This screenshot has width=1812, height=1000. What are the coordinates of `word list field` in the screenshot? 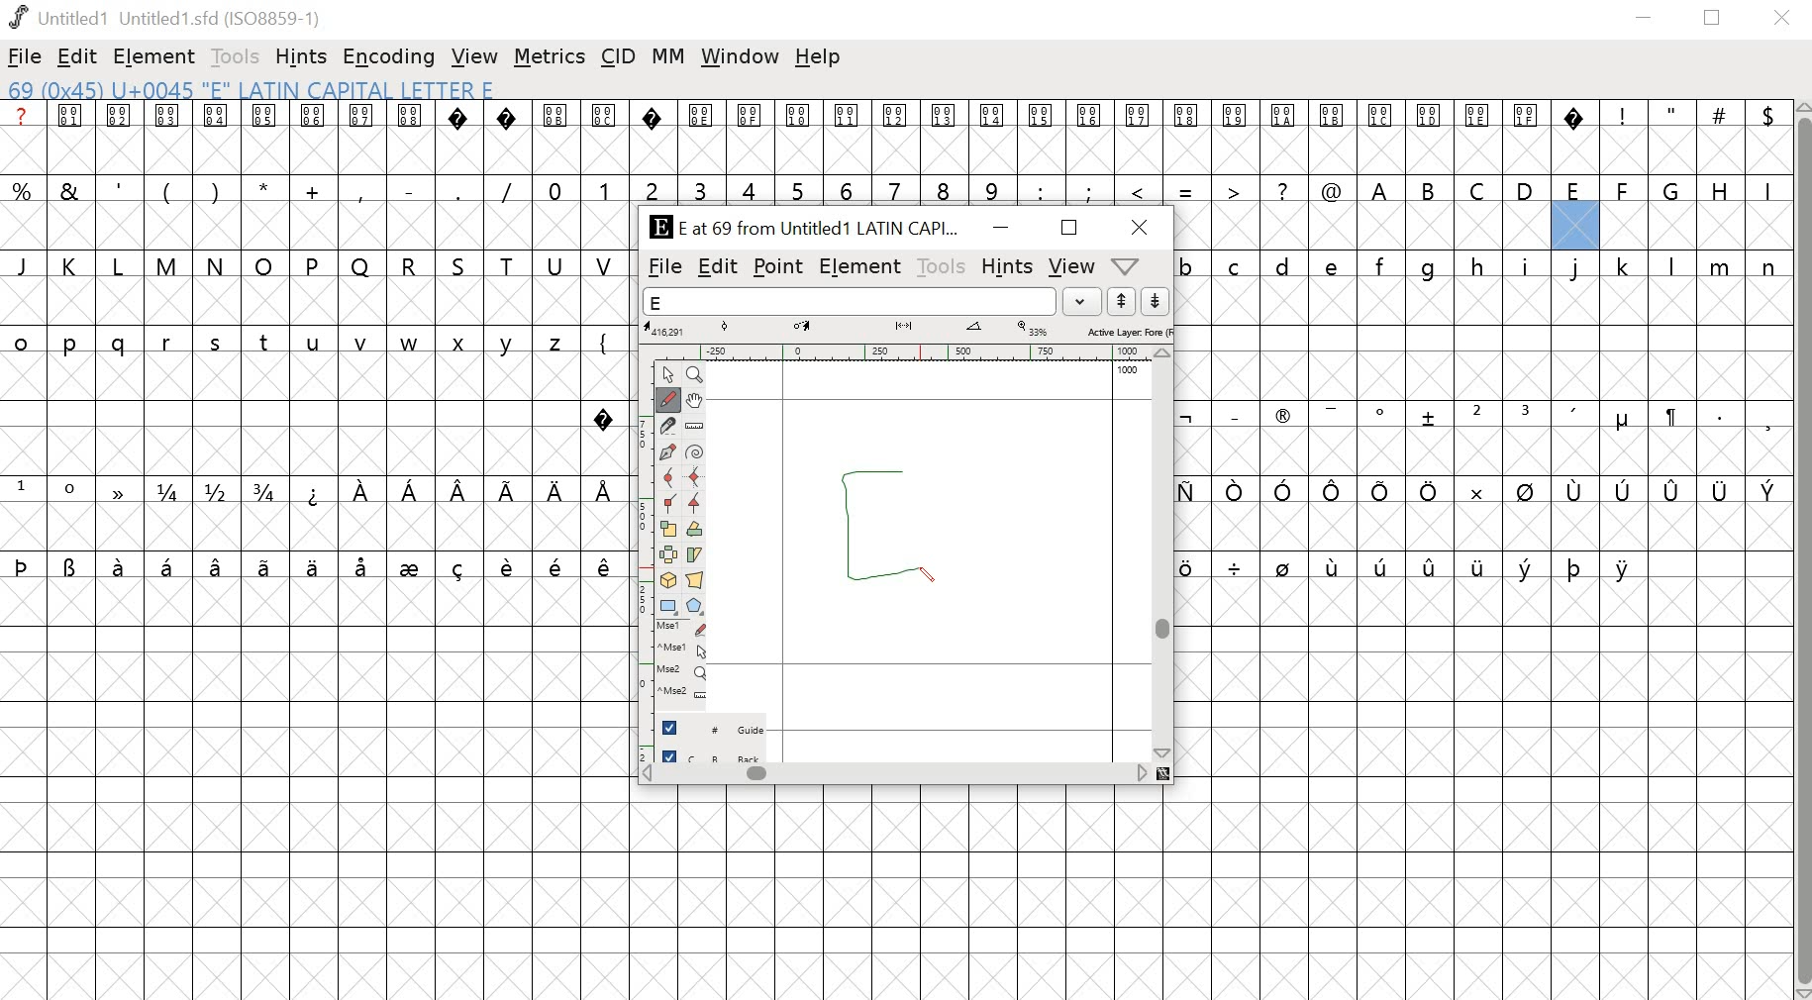 It's located at (850, 301).